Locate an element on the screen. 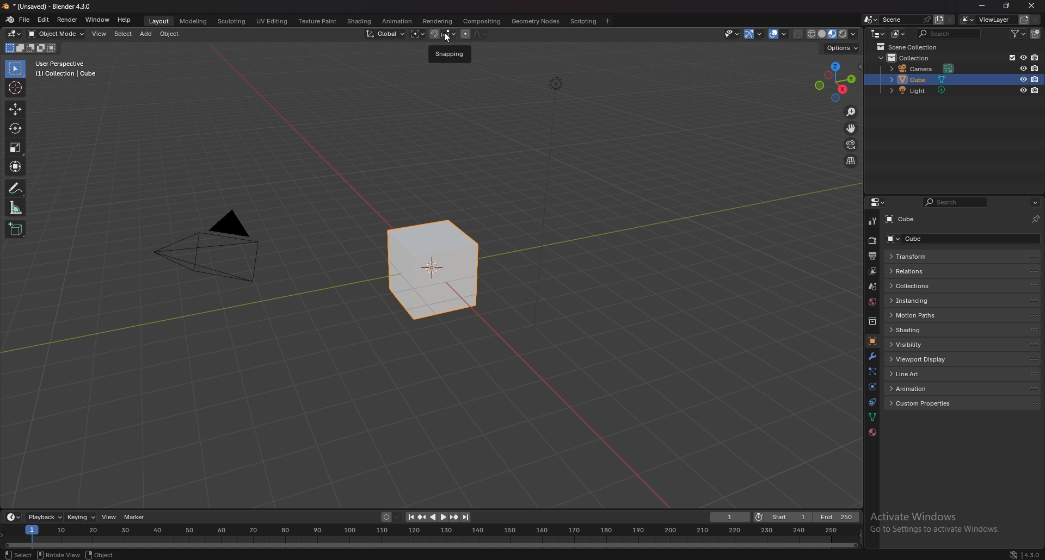 The width and height of the screenshot is (1045, 560). instancing is located at coordinates (921, 300).